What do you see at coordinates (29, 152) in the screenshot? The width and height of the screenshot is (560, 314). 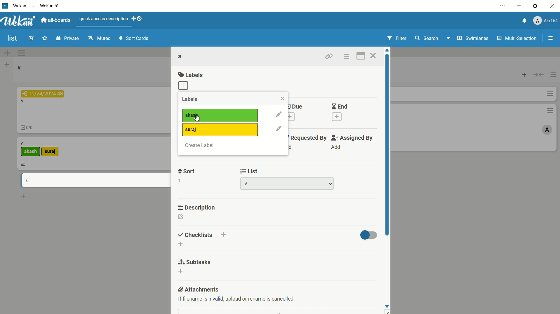 I see `akash` at bounding box center [29, 152].